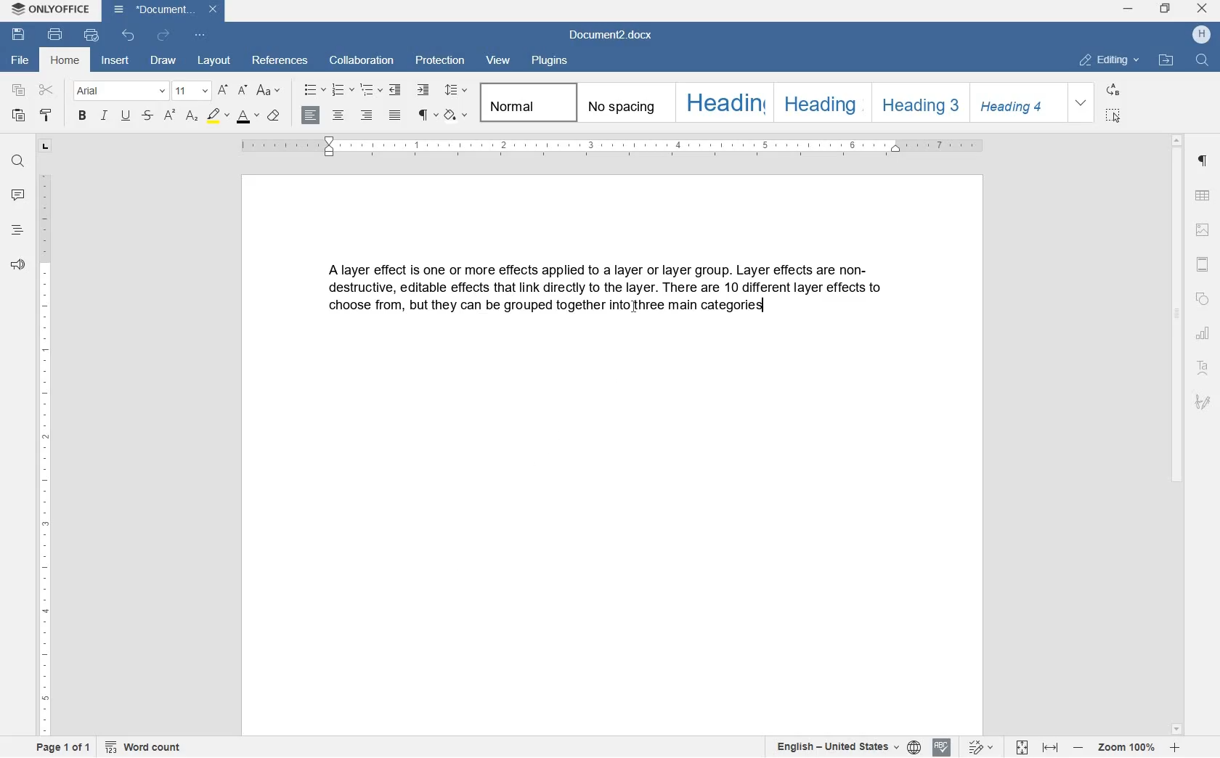 The height and width of the screenshot is (758, 1220). I want to click on bold , so click(83, 115).